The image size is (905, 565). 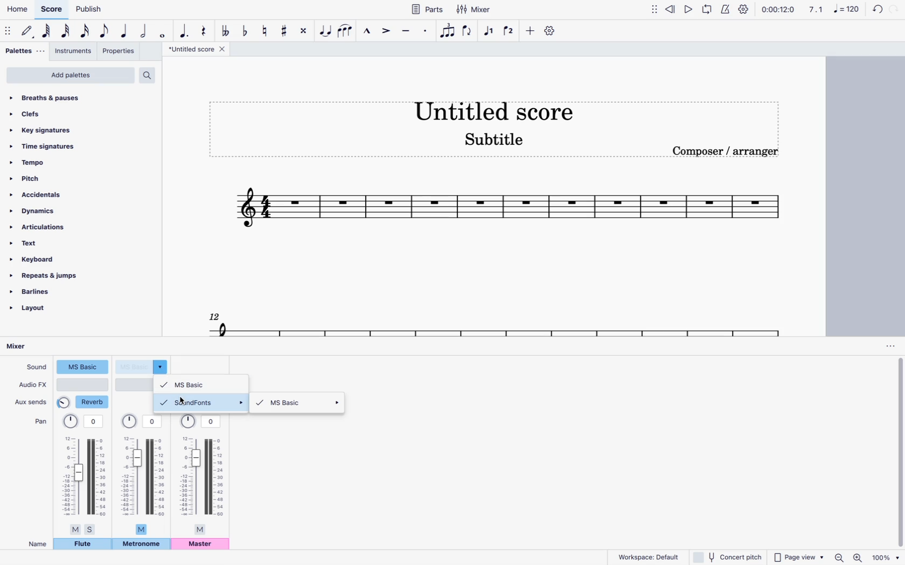 What do you see at coordinates (728, 557) in the screenshot?
I see `concert pitch` at bounding box center [728, 557].